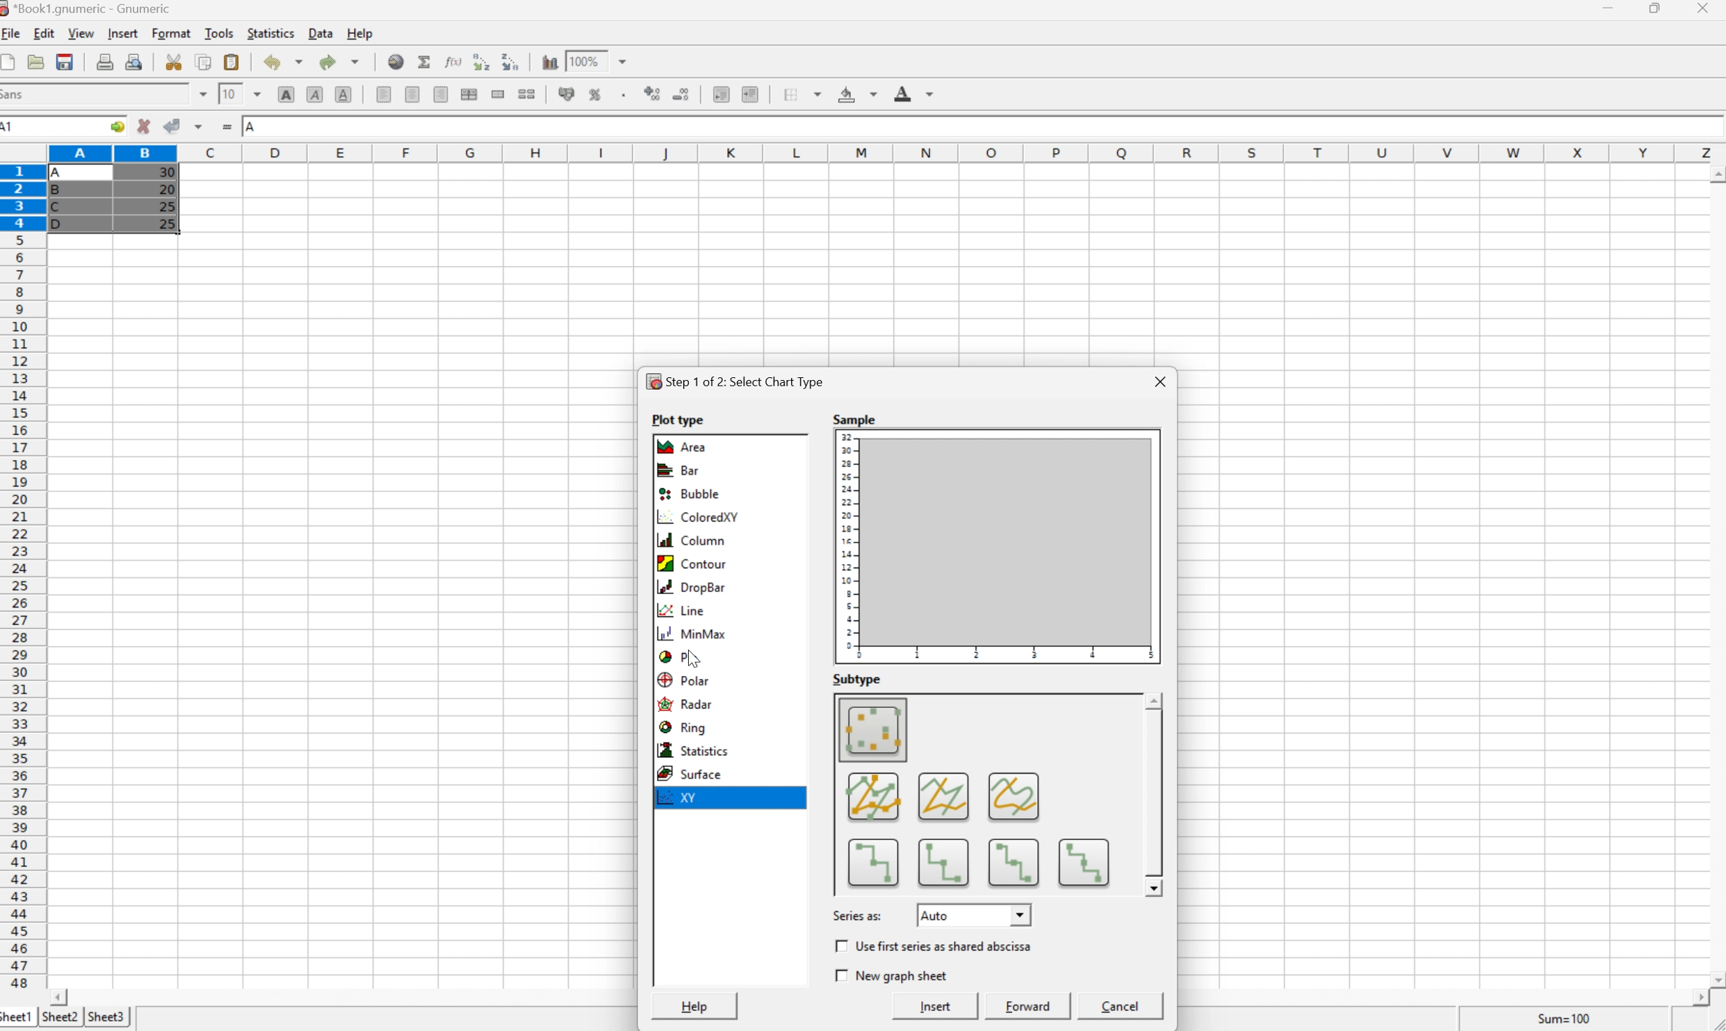 Image resolution: width=1726 pixels, height=1031 pixels. What do you see at coordinates (1163, 381) in the screenshot?
I see `Close` at bounding box center [1163, 381].